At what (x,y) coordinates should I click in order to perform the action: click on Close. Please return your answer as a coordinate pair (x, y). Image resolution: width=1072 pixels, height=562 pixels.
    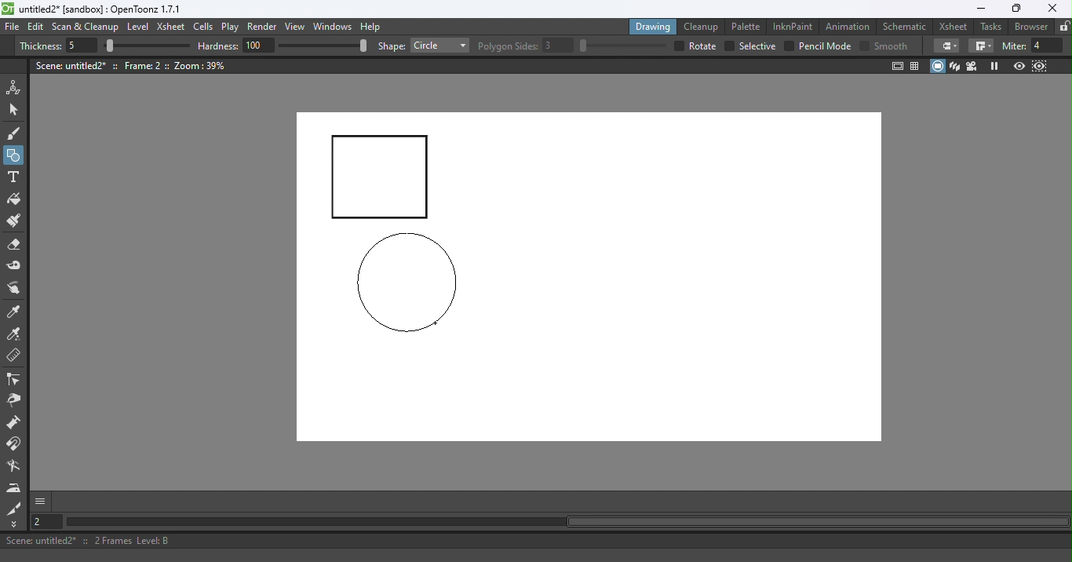
    Looking at the image, I should click on (1052, 9).